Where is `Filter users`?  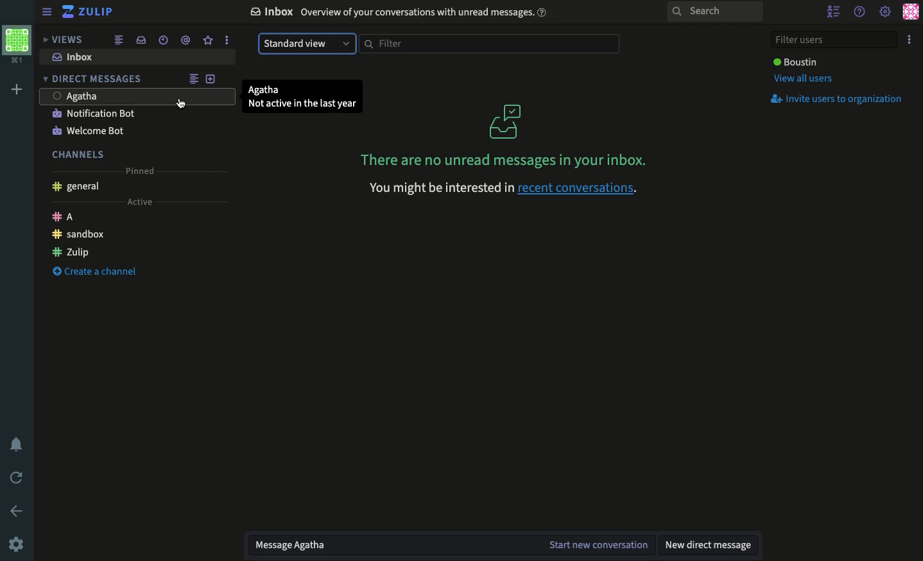 Filter users is located at coordinates (834, 40).